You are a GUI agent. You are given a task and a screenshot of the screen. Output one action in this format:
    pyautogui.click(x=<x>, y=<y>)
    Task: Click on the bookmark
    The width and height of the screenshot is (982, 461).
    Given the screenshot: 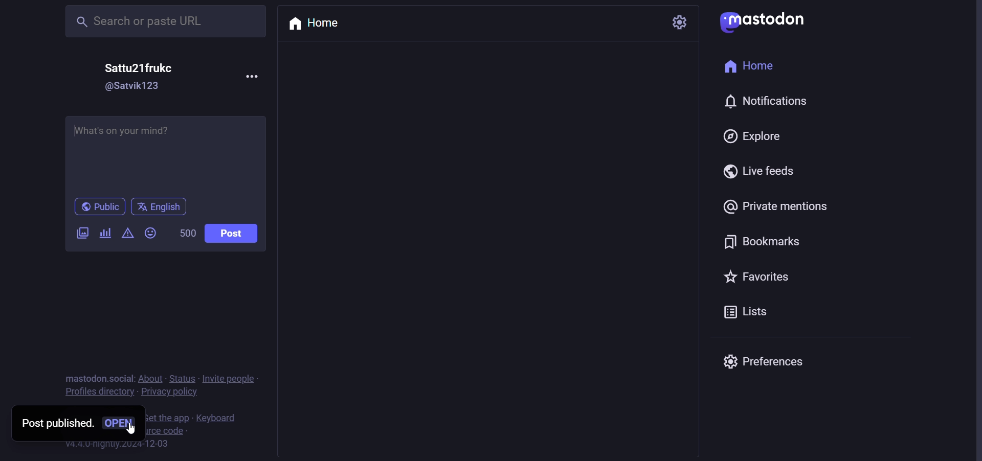 What is the action you would take?
    pyautogui.click(x=756, y=240)
    